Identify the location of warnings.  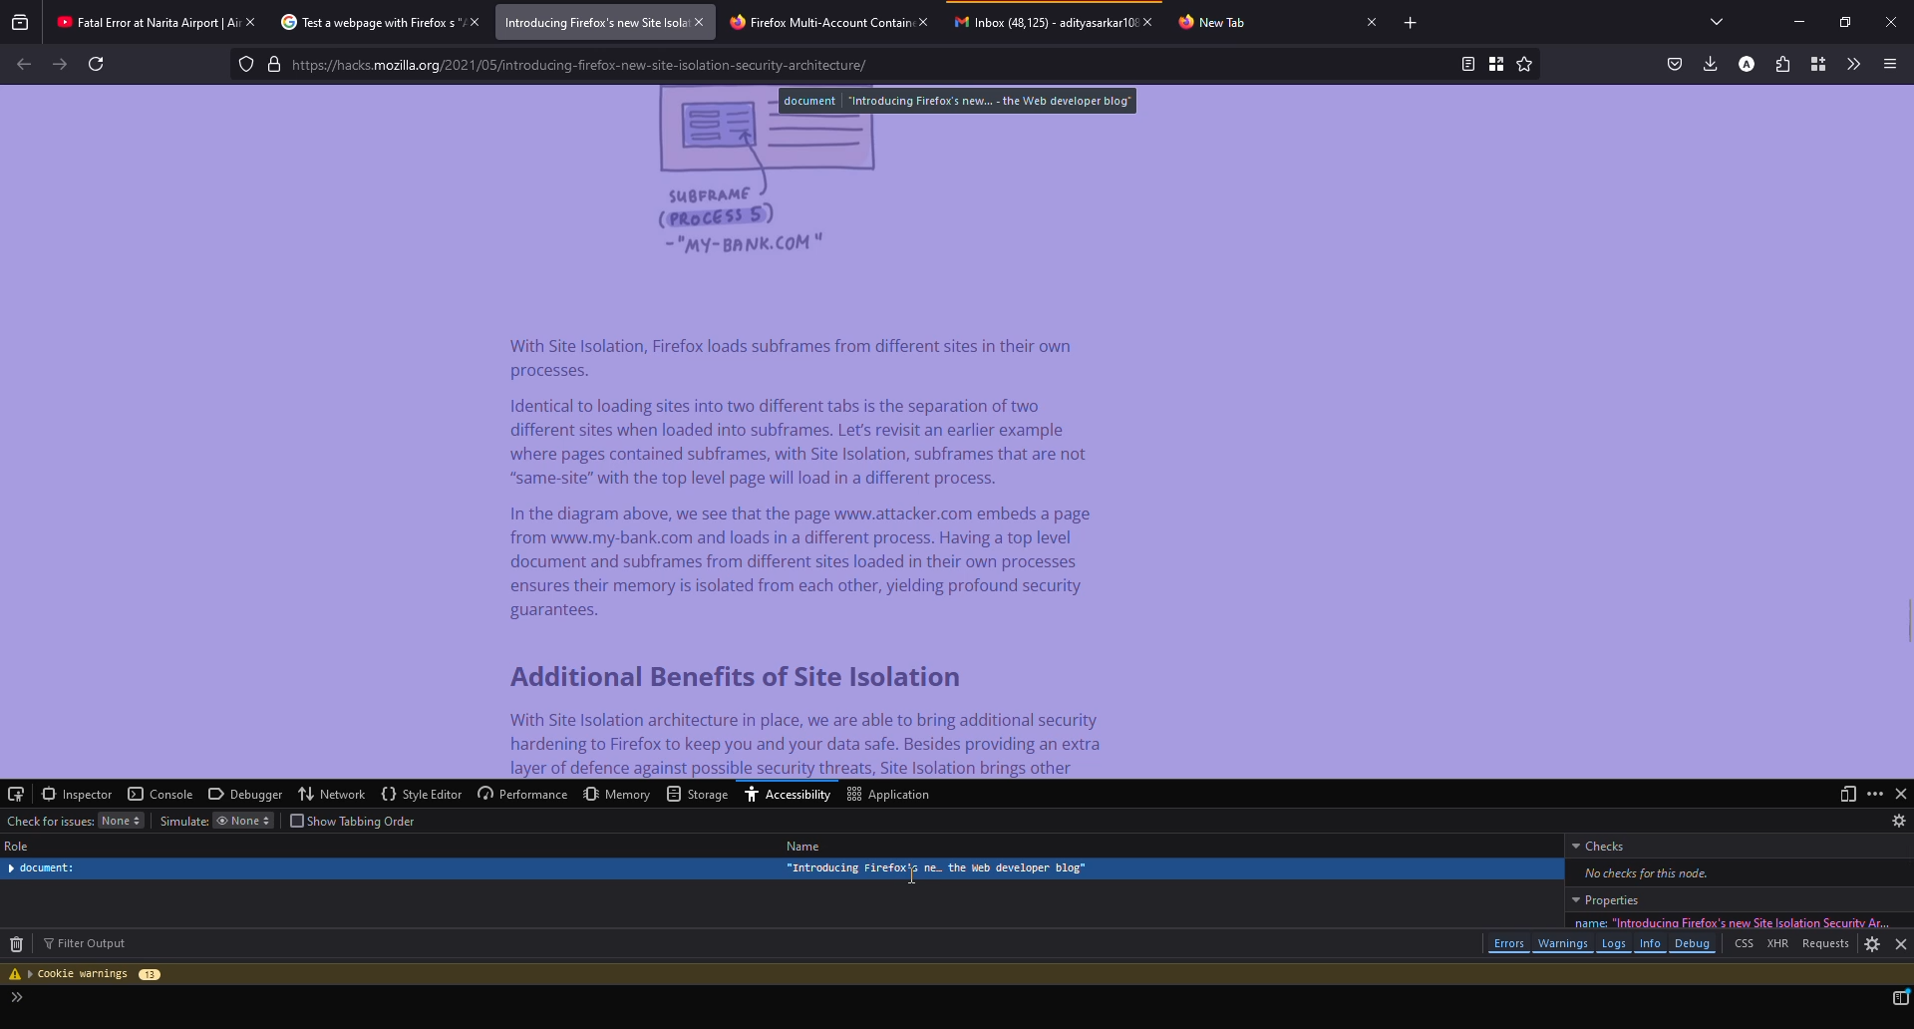
(1564, 944).